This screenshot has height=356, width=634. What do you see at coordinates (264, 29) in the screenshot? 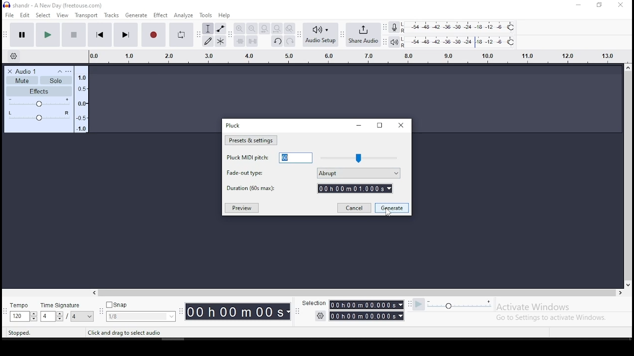
I see `fit selection to width` at bounding box center [264, 29].